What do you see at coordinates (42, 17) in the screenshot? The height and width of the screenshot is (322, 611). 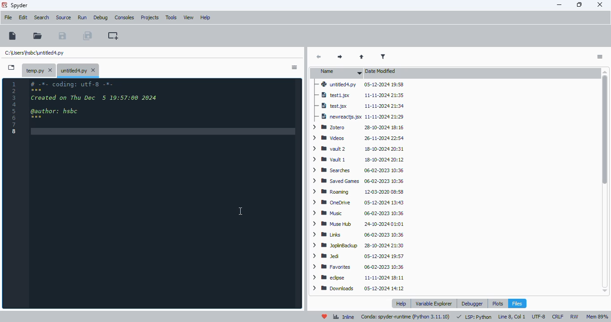 I see `search` at bounding box center [42, 17].